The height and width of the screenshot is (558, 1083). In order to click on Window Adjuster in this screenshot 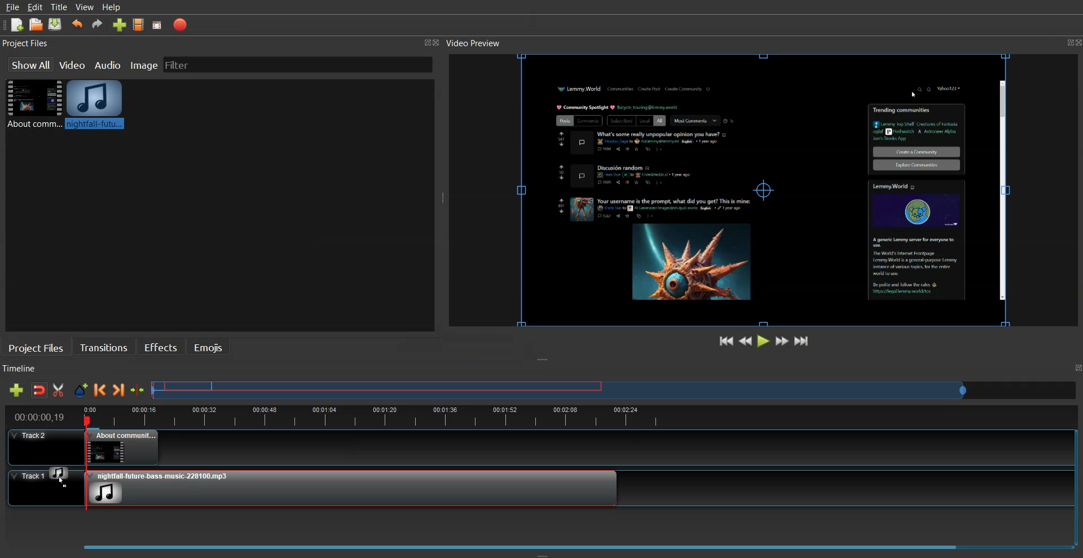, I will do `click(544, 360)`.